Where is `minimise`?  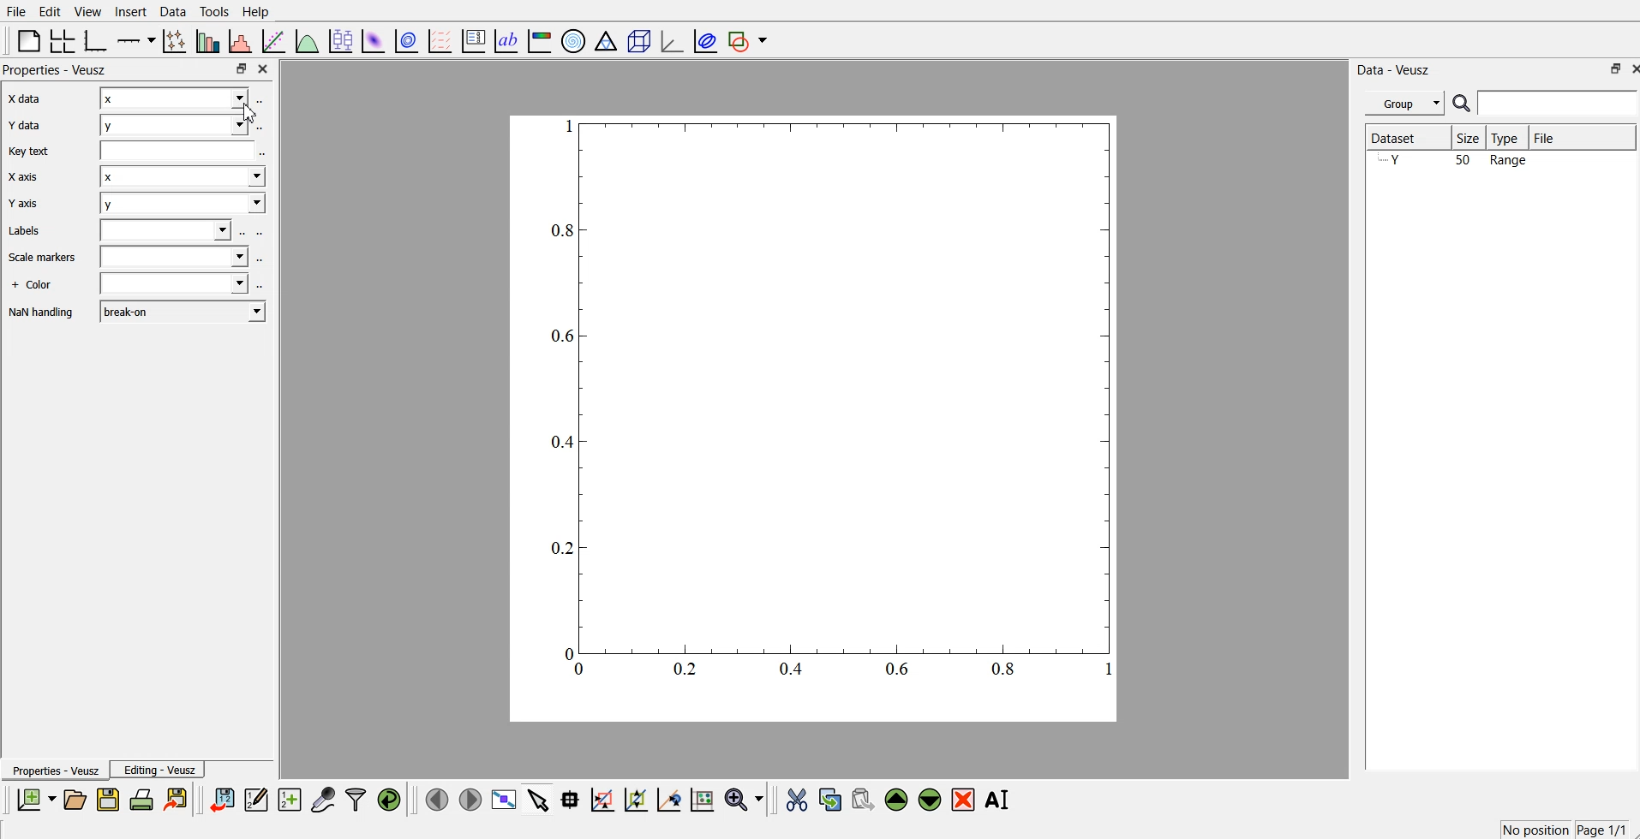 minimise is located at coordinates (1610, 68).